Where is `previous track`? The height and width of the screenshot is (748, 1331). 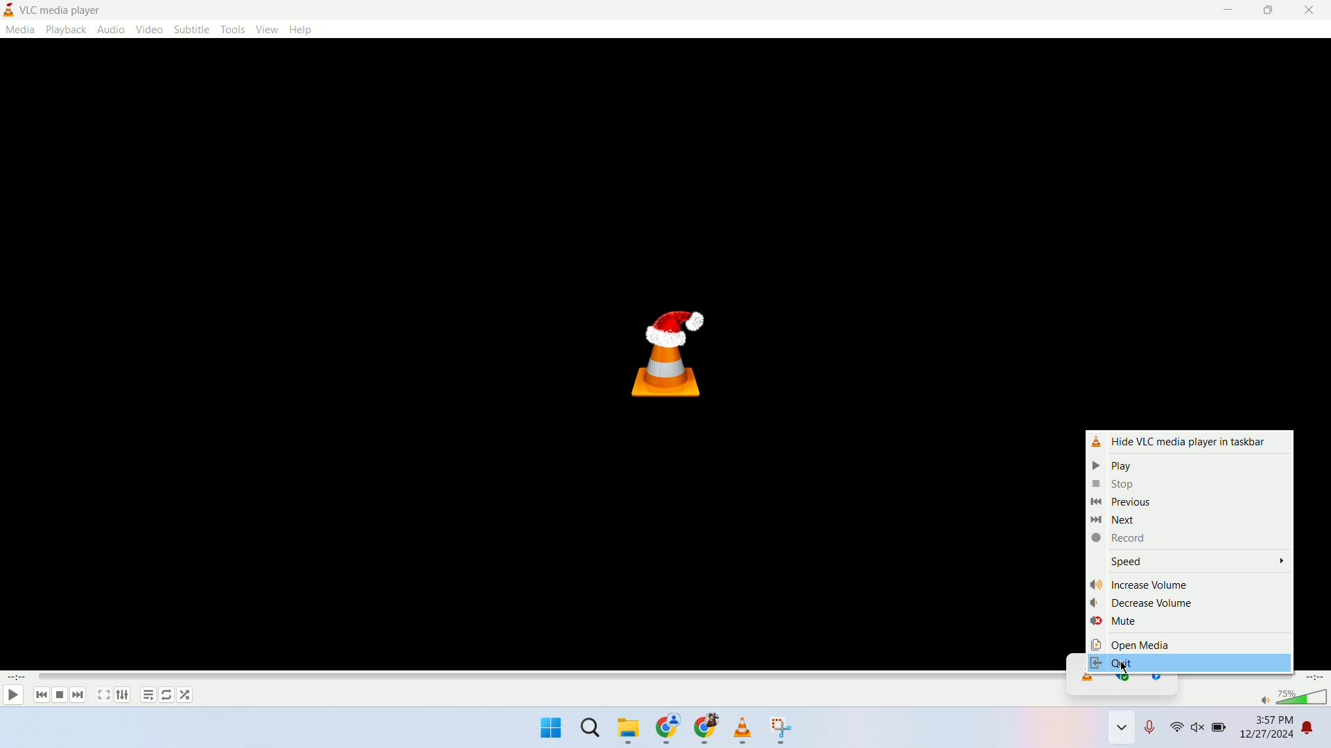
previous track is located at coordinates (37, 695).